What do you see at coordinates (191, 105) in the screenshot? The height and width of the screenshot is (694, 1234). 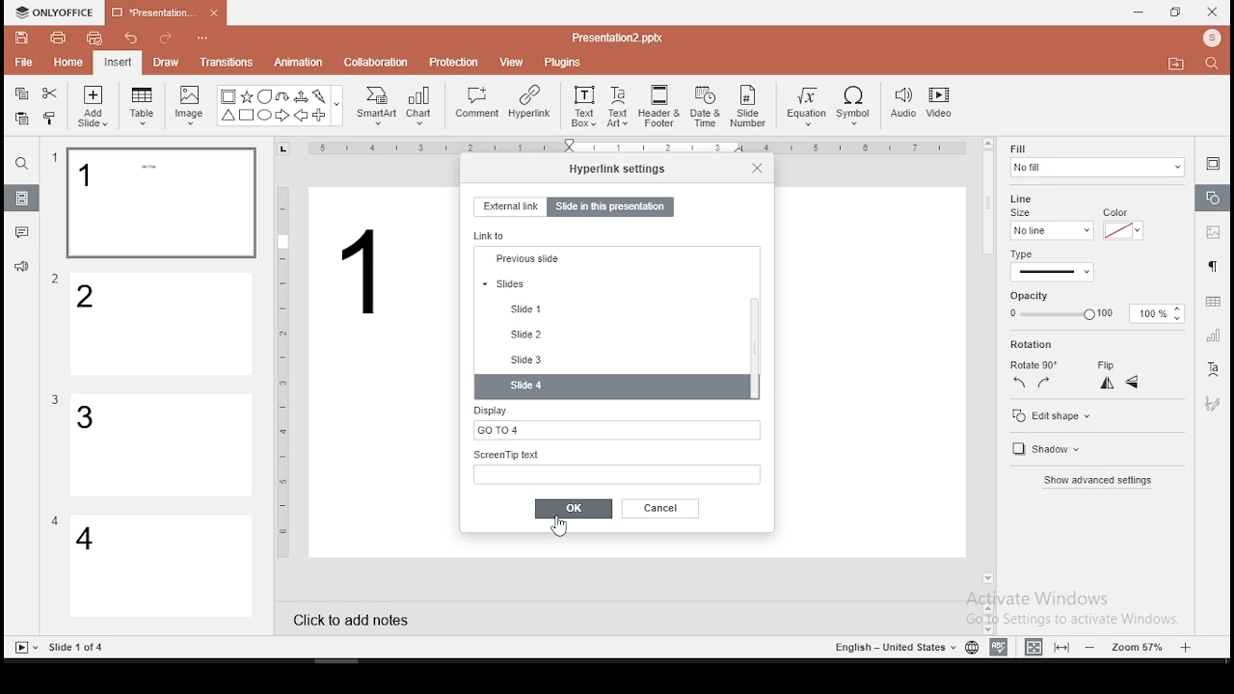 I see `image` at bounding box center [191, 105].